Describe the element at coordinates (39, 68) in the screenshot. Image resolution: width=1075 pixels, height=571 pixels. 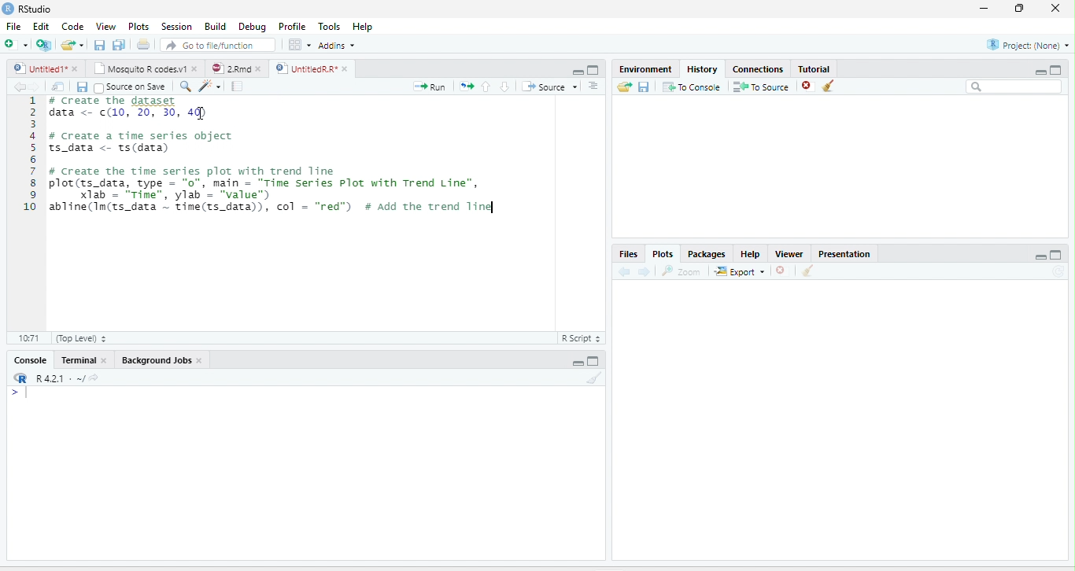
I see `Untitled1*` at that location.